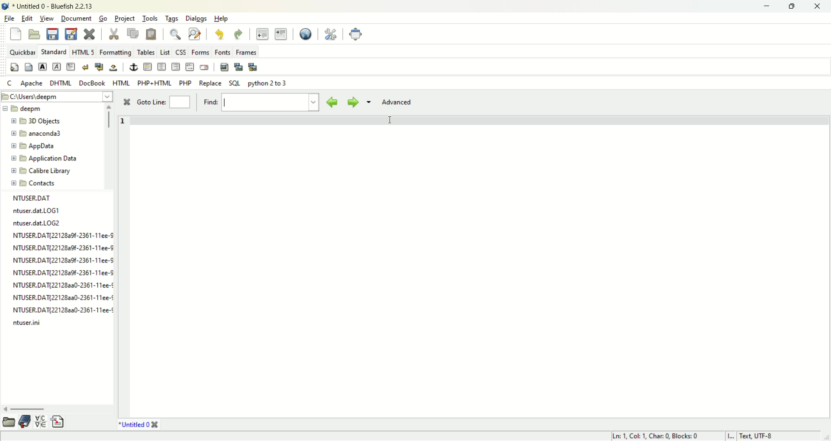 Image resolution: width=831 pixels, height=441 pixels. Describe the element at coordinates (113, 35) in the screenshot. I see `cut` at that location.